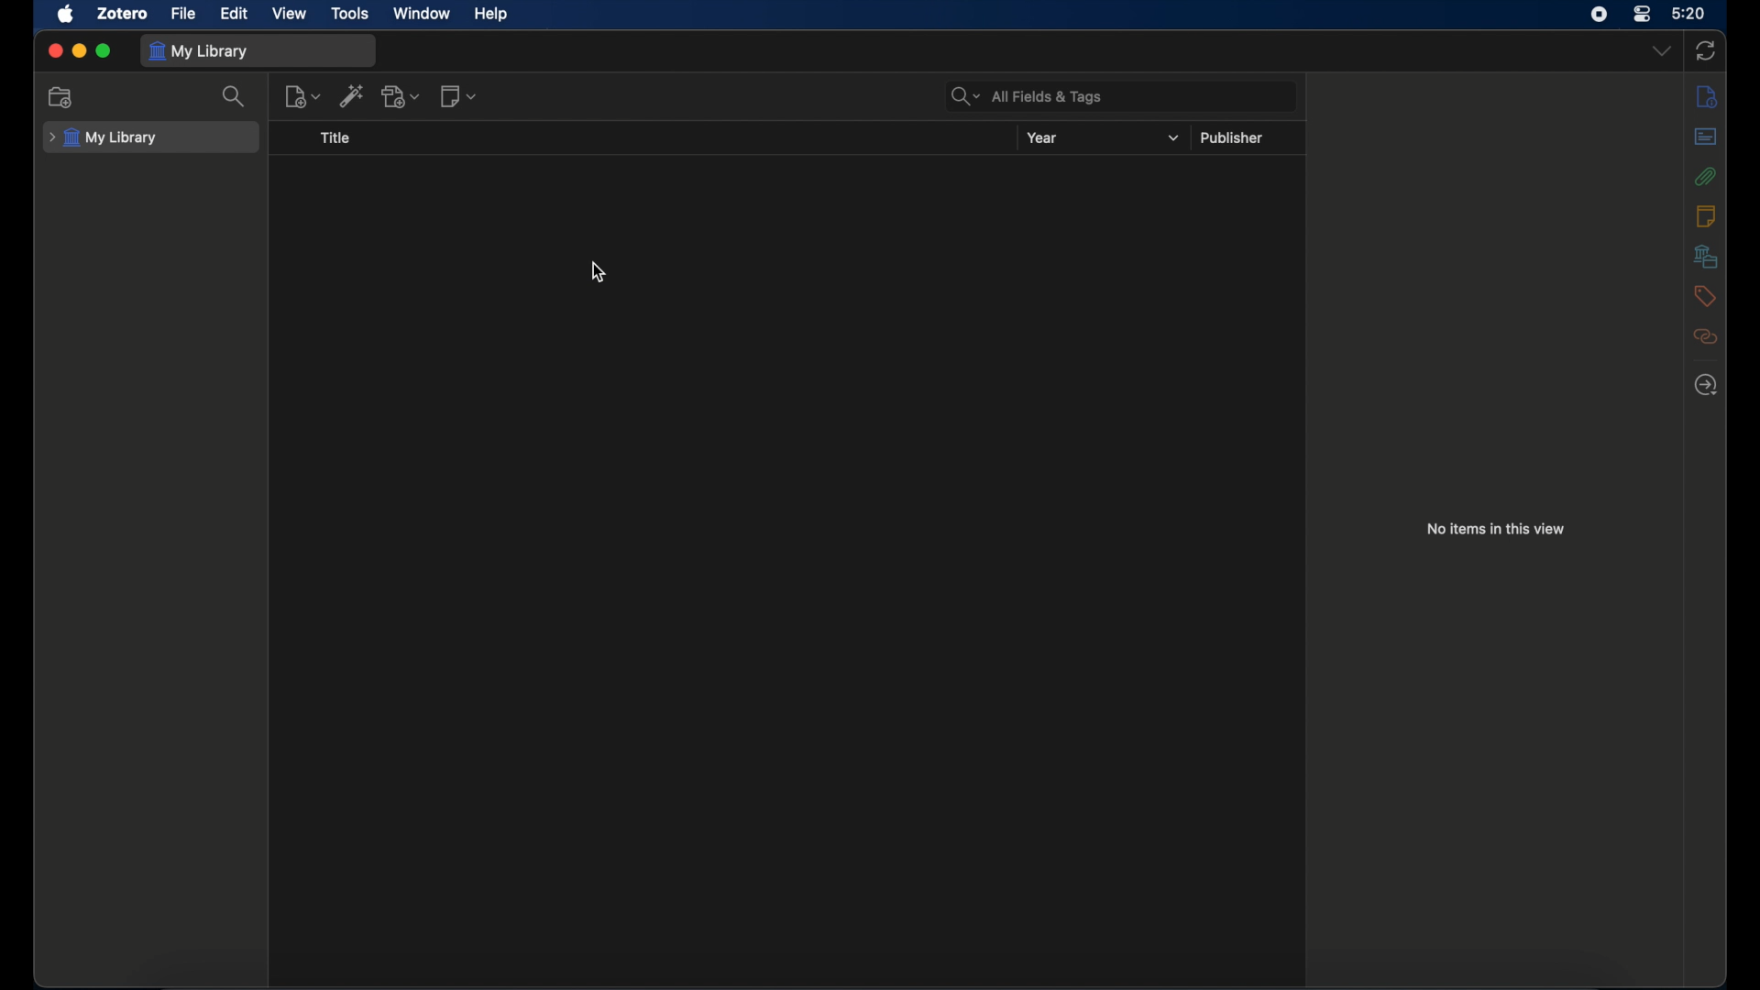  I want to click on new collection, so click(61, 96).